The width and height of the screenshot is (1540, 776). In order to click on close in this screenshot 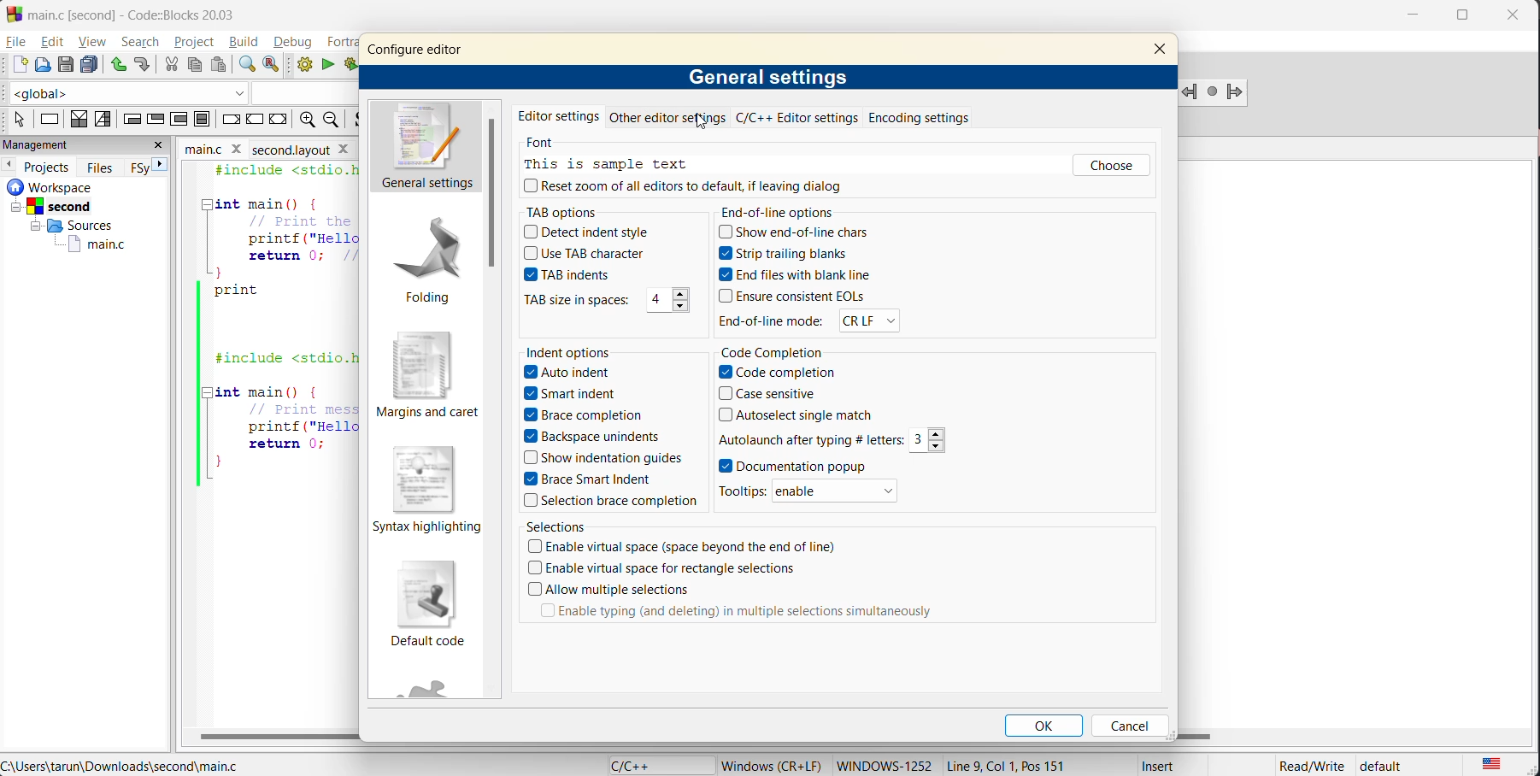, I will do `click(160, 144)`.